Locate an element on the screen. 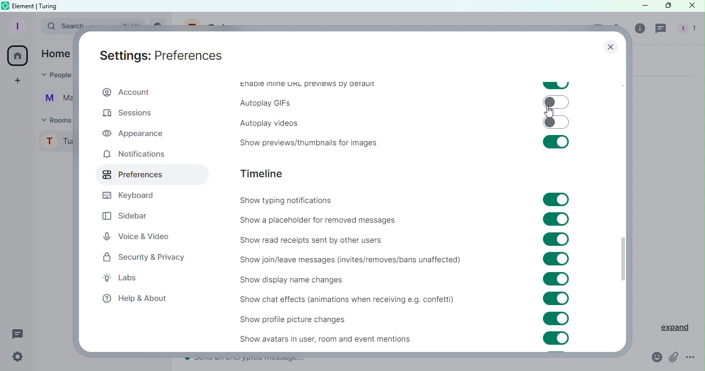 The height and width of the screenshot is (371, 705). Toggle is located at coordinates (556, 142).